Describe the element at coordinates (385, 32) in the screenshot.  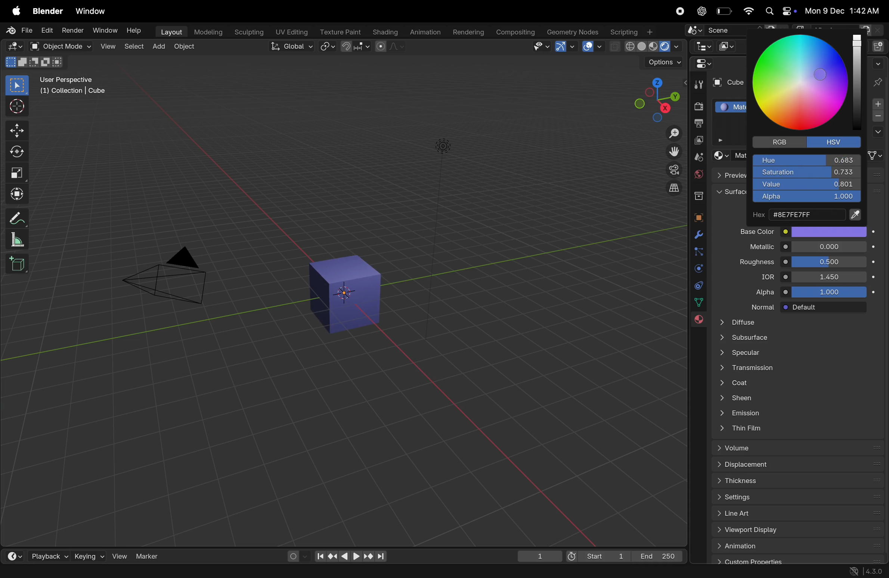
I see `shading` at that location.